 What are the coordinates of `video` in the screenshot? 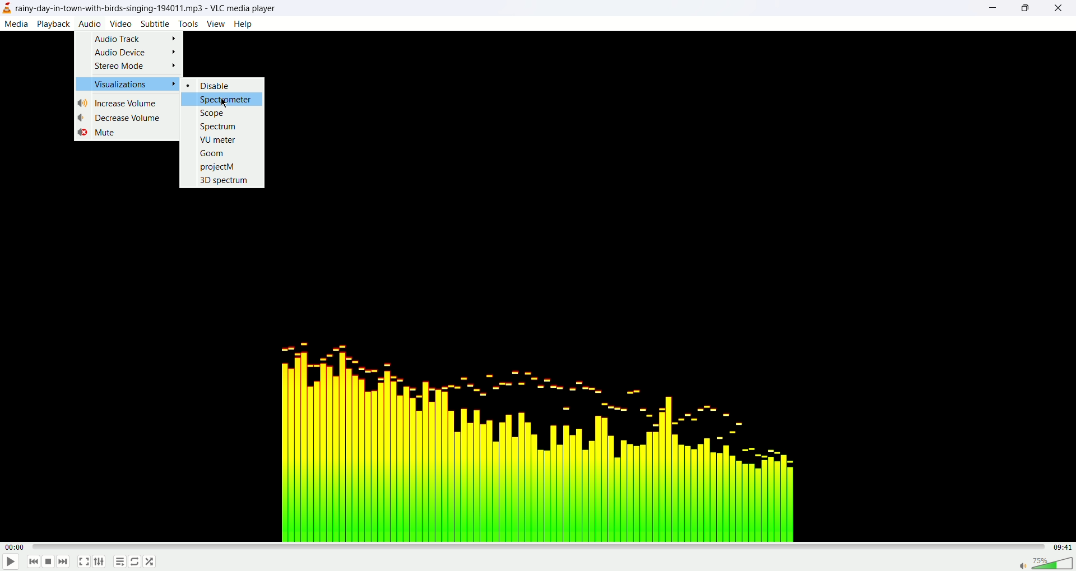 It's located at (121, 23).